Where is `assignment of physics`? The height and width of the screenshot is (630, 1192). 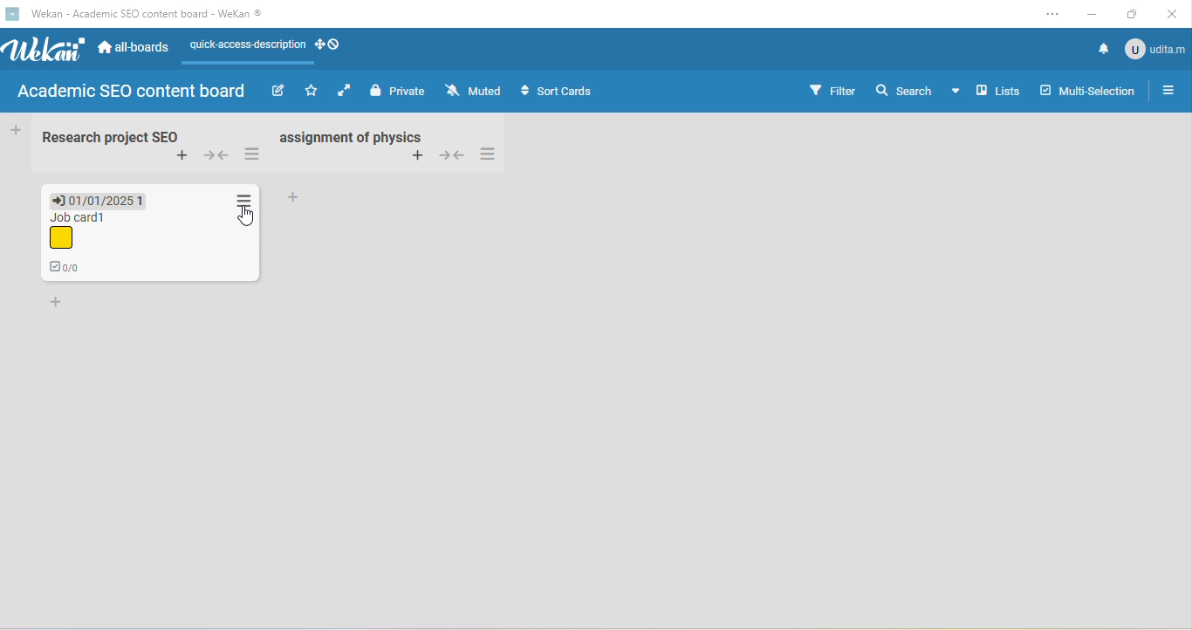
assignment of physics is located at coordinates (349, 136).